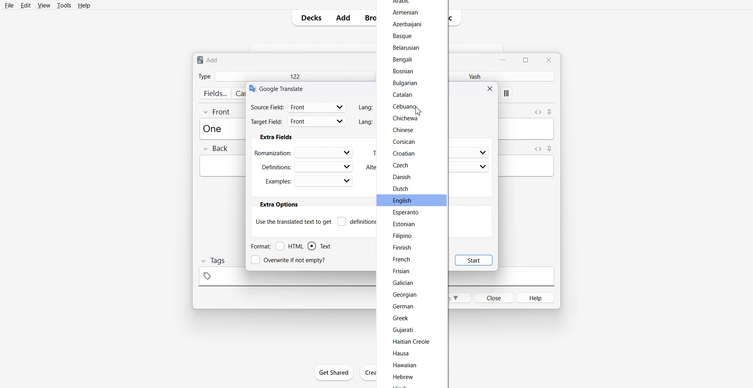 This screenshot has width=753, height=388. I want to click on Basque, so click(402, 36).